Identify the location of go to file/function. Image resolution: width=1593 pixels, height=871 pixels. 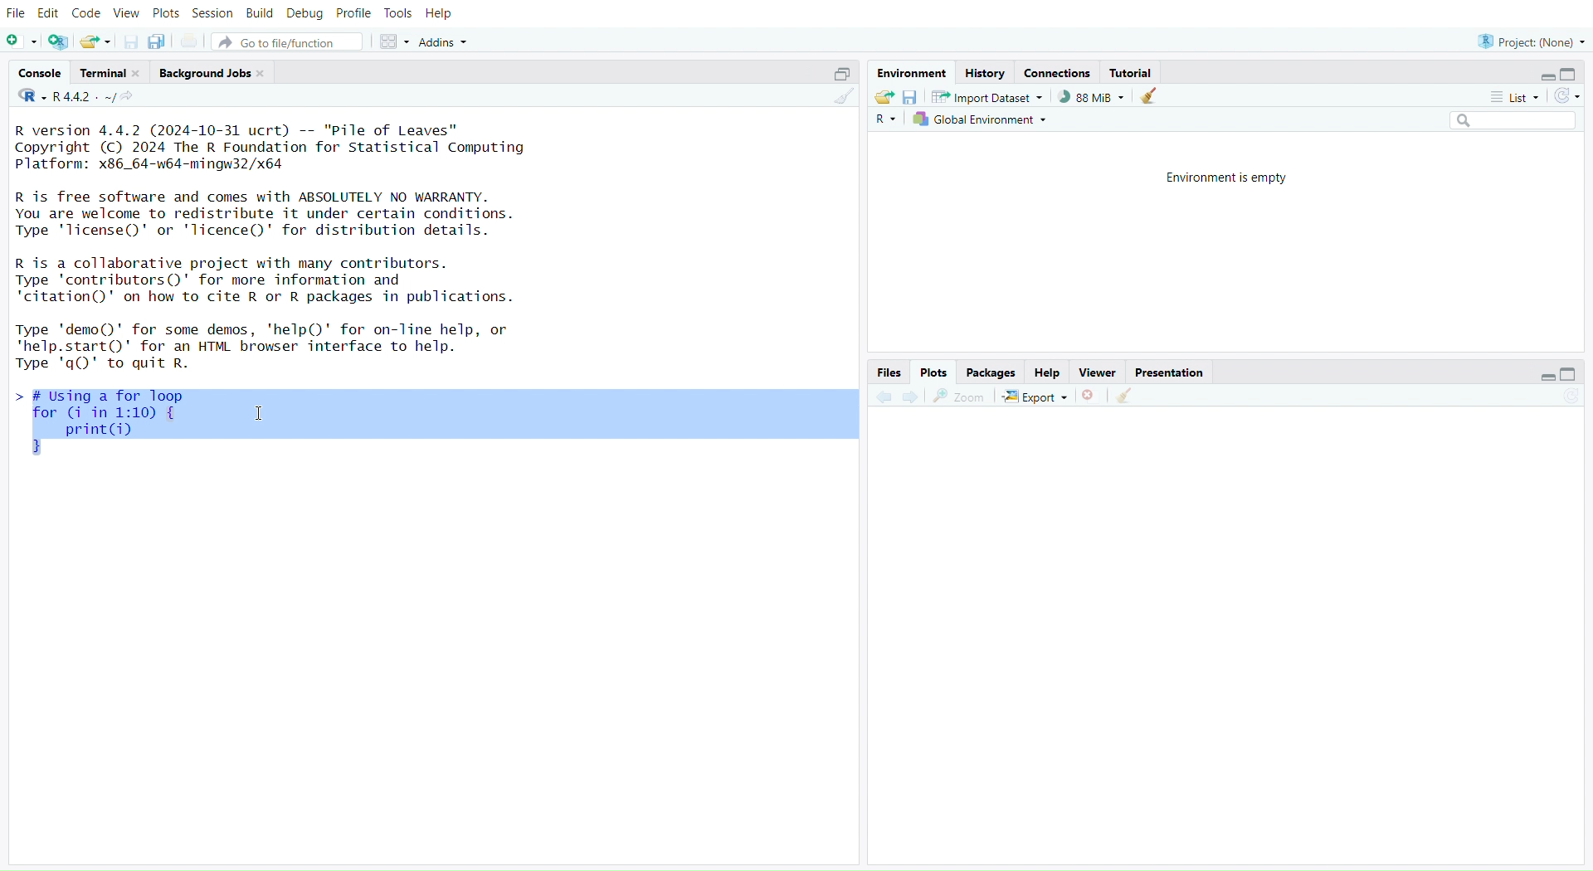
(287, 41).